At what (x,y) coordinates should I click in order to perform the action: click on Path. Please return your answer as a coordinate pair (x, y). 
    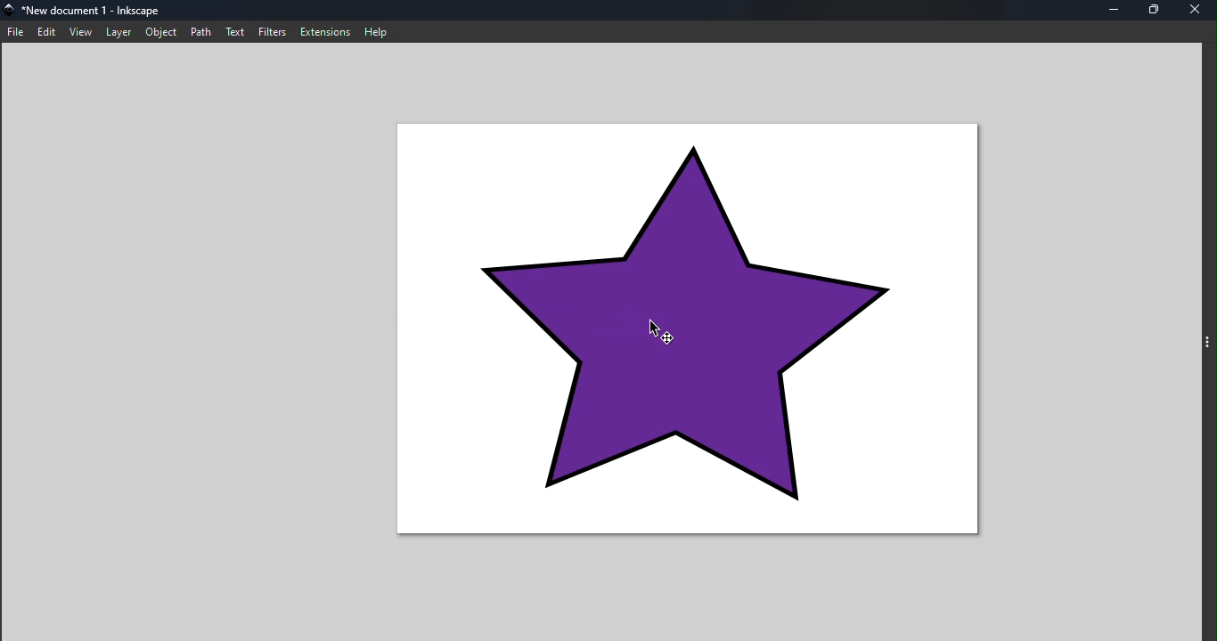
    Looking at the image, I should click on (200, 31).